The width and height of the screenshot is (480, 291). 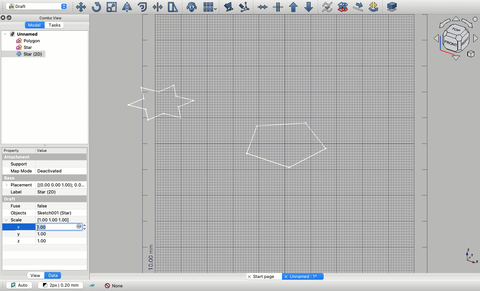 I want to click on Trimex, so click(x=158, y=7).